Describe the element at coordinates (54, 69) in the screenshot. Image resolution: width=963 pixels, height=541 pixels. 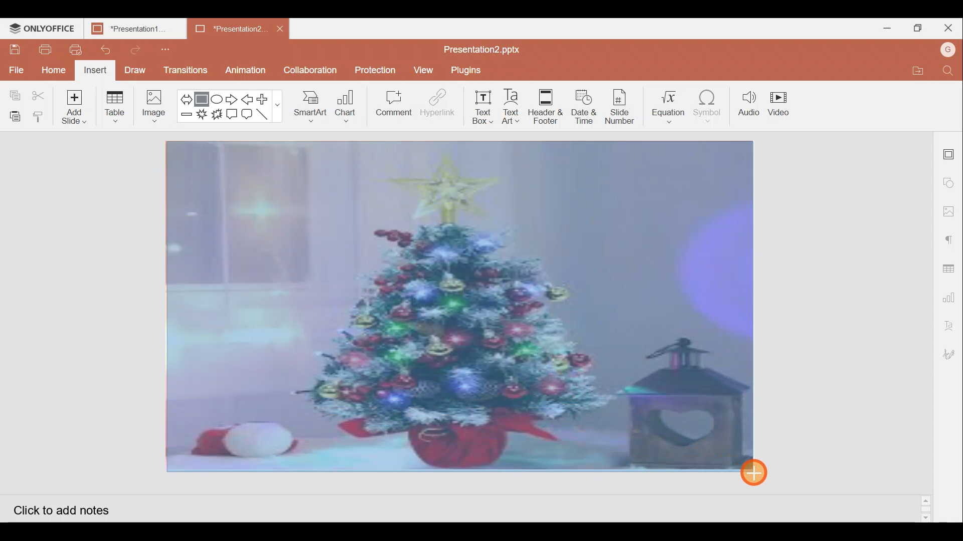
I see `Home` at that location.